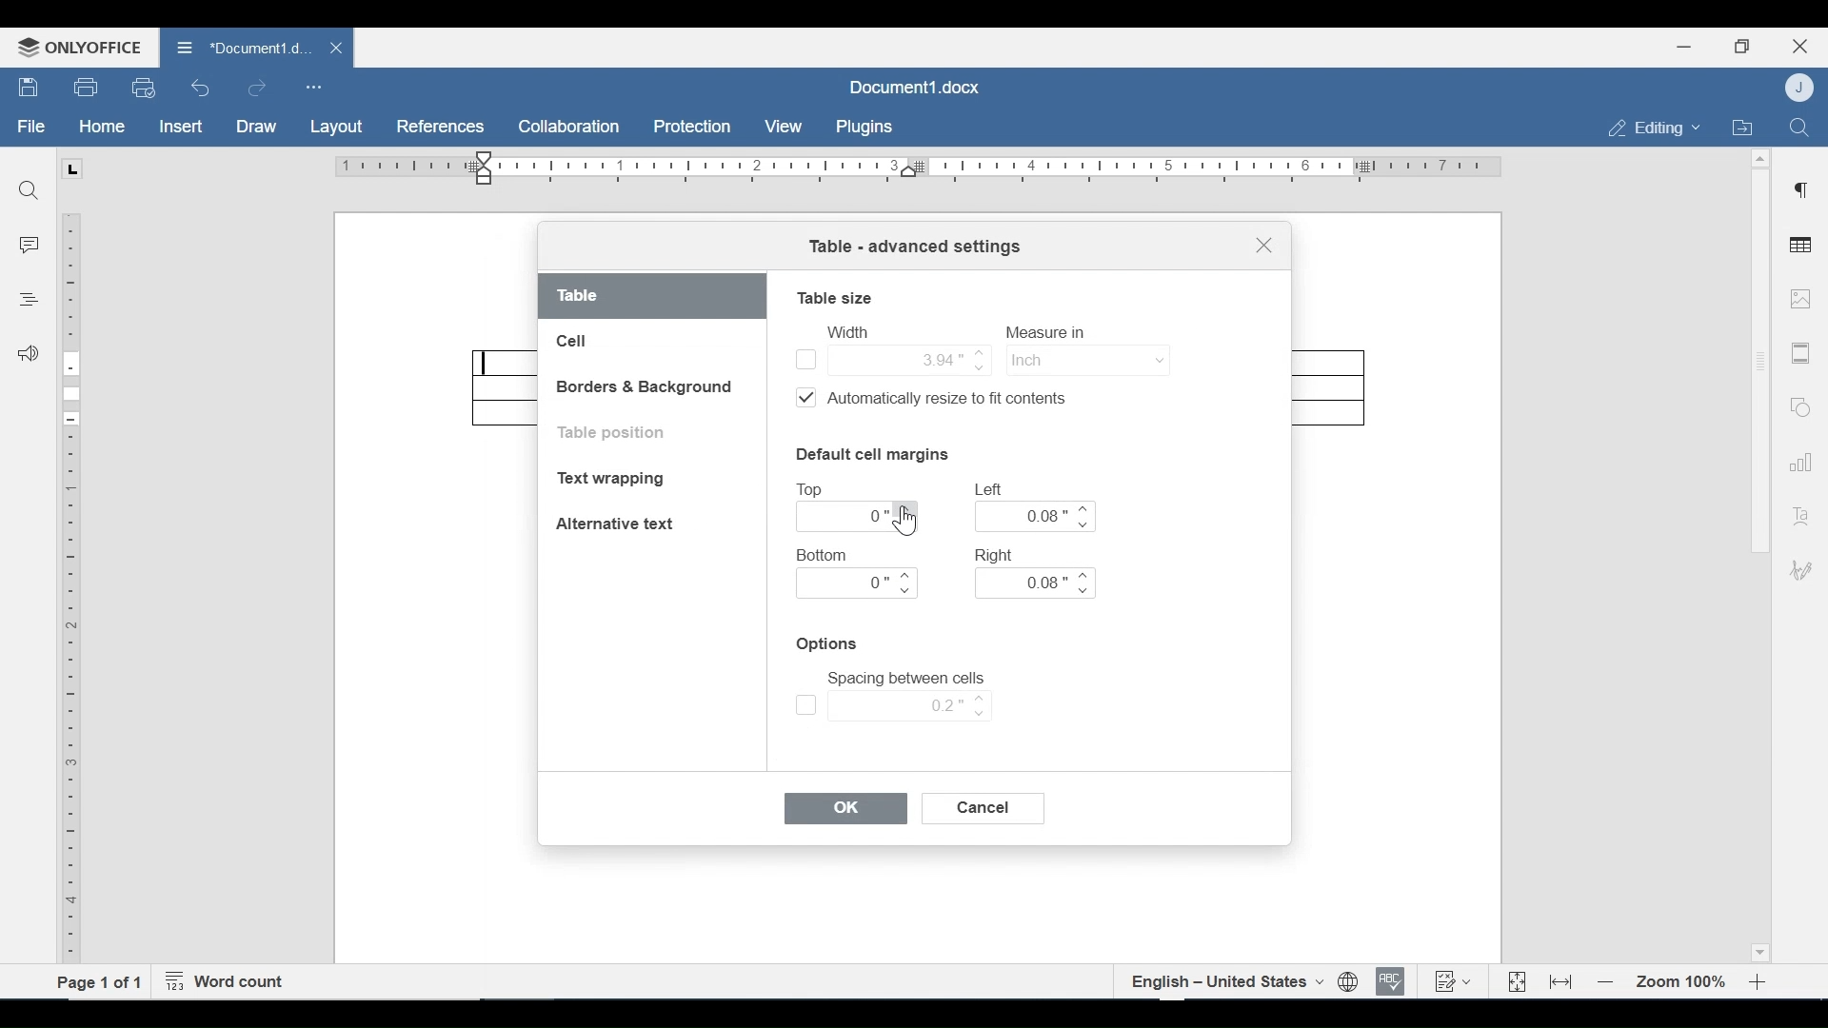  What do you see at coordinates (30, 247) in the screenshot?
I see `Comment` at bounding box center [30, 247].